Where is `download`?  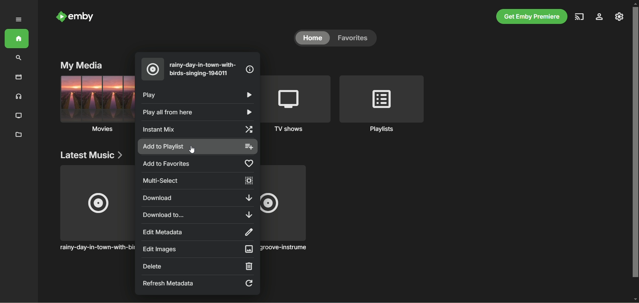
download is located at coordinates (197, 198).